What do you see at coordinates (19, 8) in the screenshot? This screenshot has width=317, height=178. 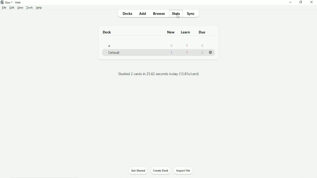 I see `View` at bounding box center [19, 8].